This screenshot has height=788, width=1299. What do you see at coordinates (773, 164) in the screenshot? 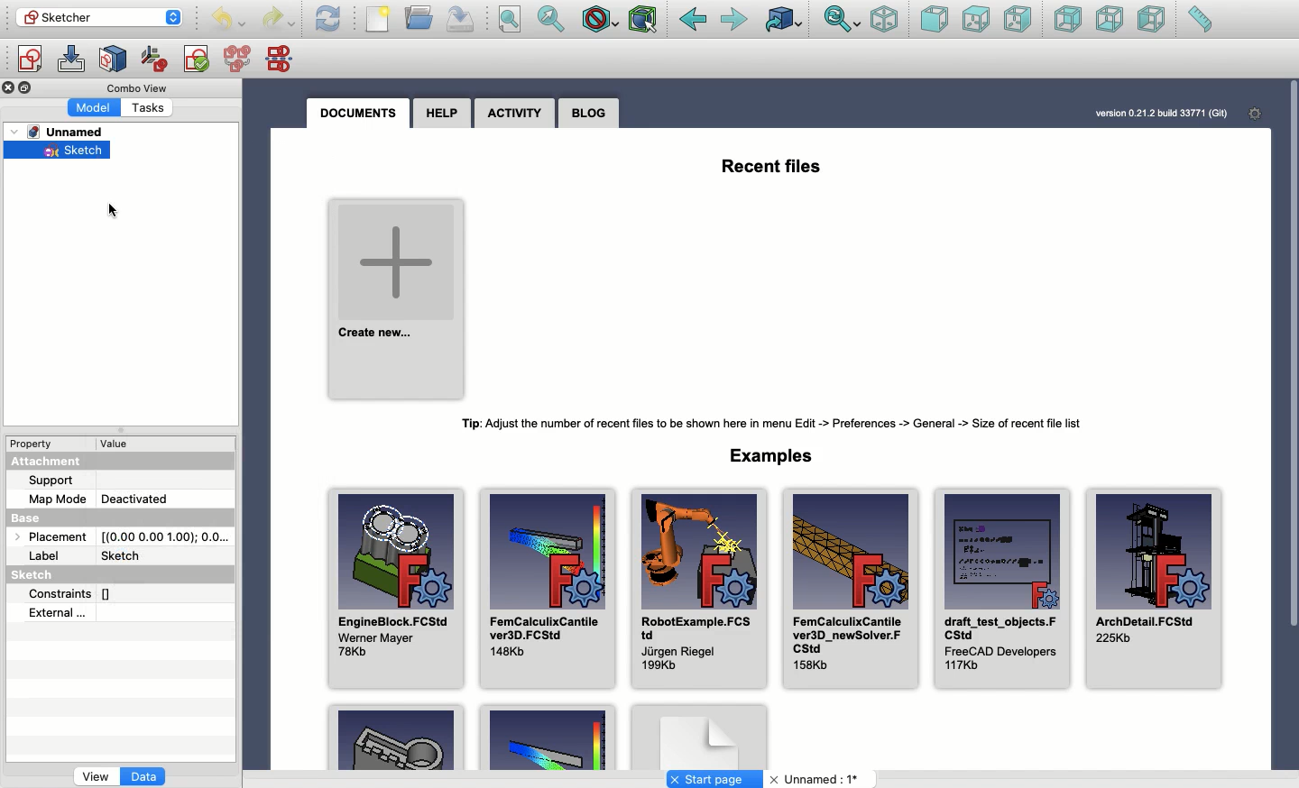
I see `Recent files` at bounding box center [773, 164].